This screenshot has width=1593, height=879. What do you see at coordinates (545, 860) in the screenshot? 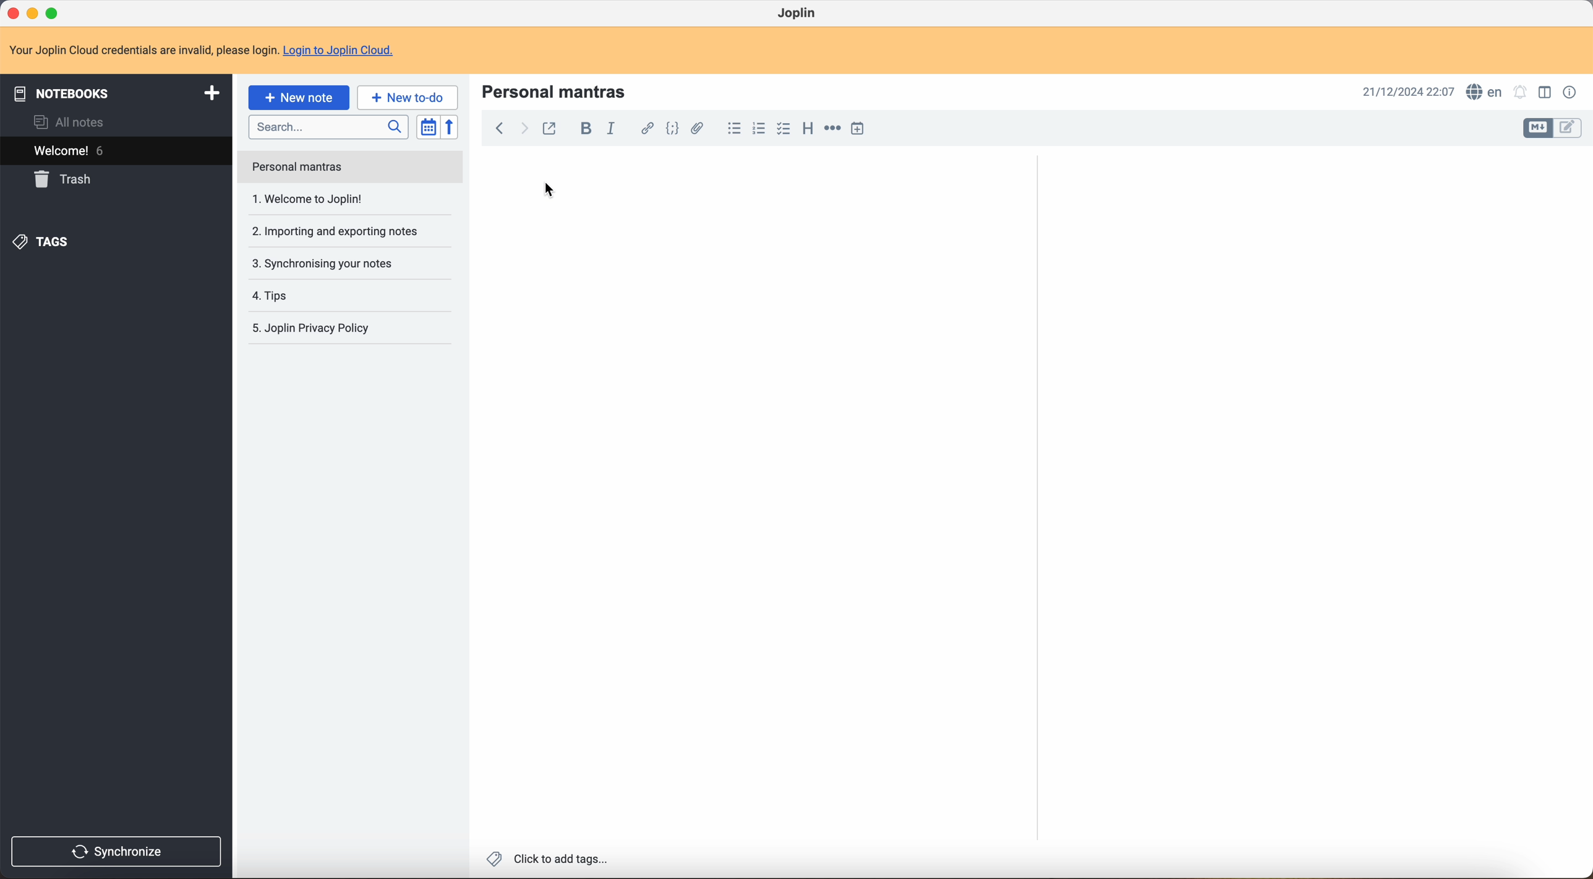
I see `click to add tags` at bounding box center [545, 860].